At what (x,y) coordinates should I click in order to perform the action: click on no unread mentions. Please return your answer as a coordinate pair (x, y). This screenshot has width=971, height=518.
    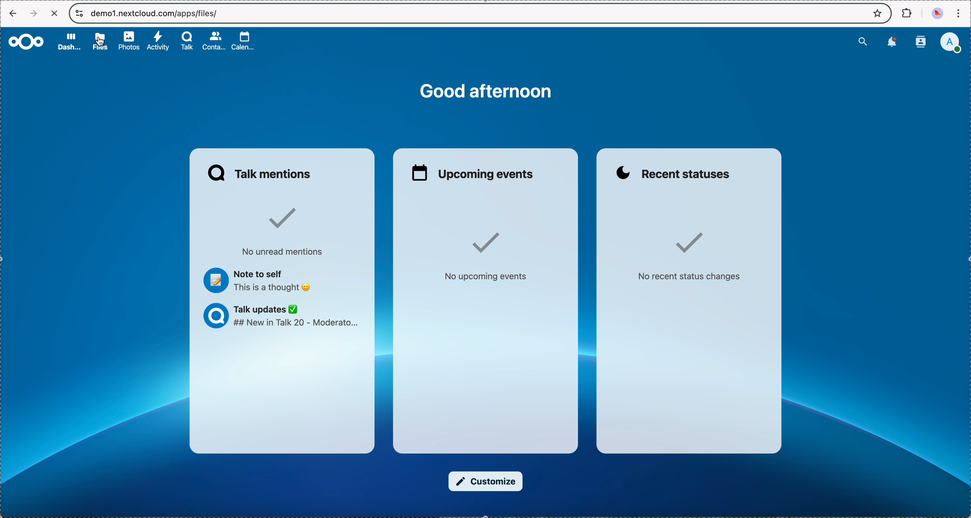
    Looking at the image, I should click on (287, 230).